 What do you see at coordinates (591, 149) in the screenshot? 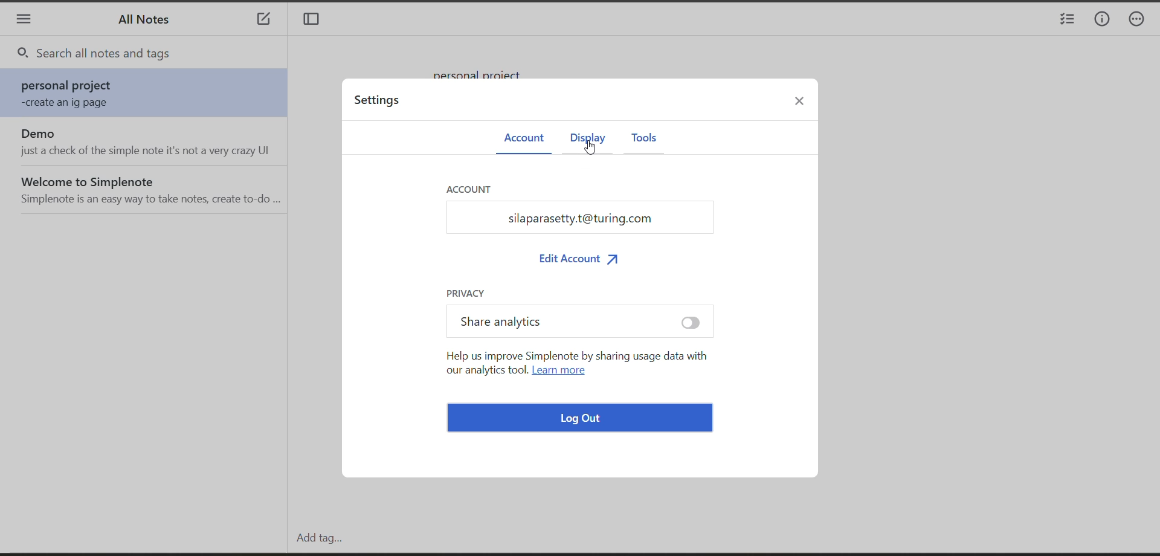
I see `cursor` at bounding box center [591, 149].